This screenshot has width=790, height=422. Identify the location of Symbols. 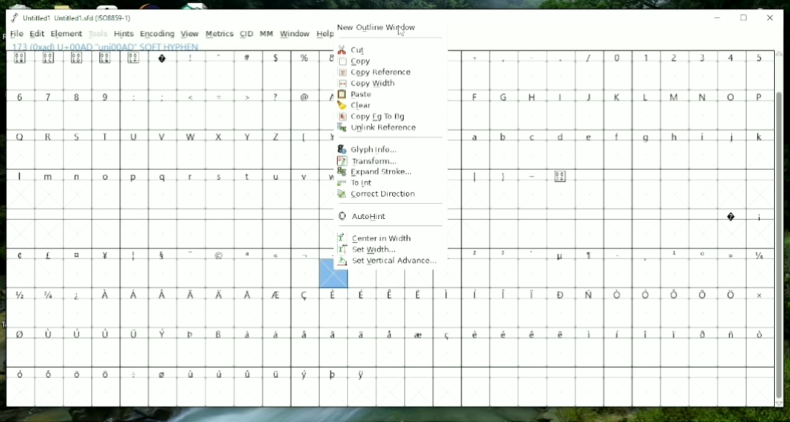
(169, 59).